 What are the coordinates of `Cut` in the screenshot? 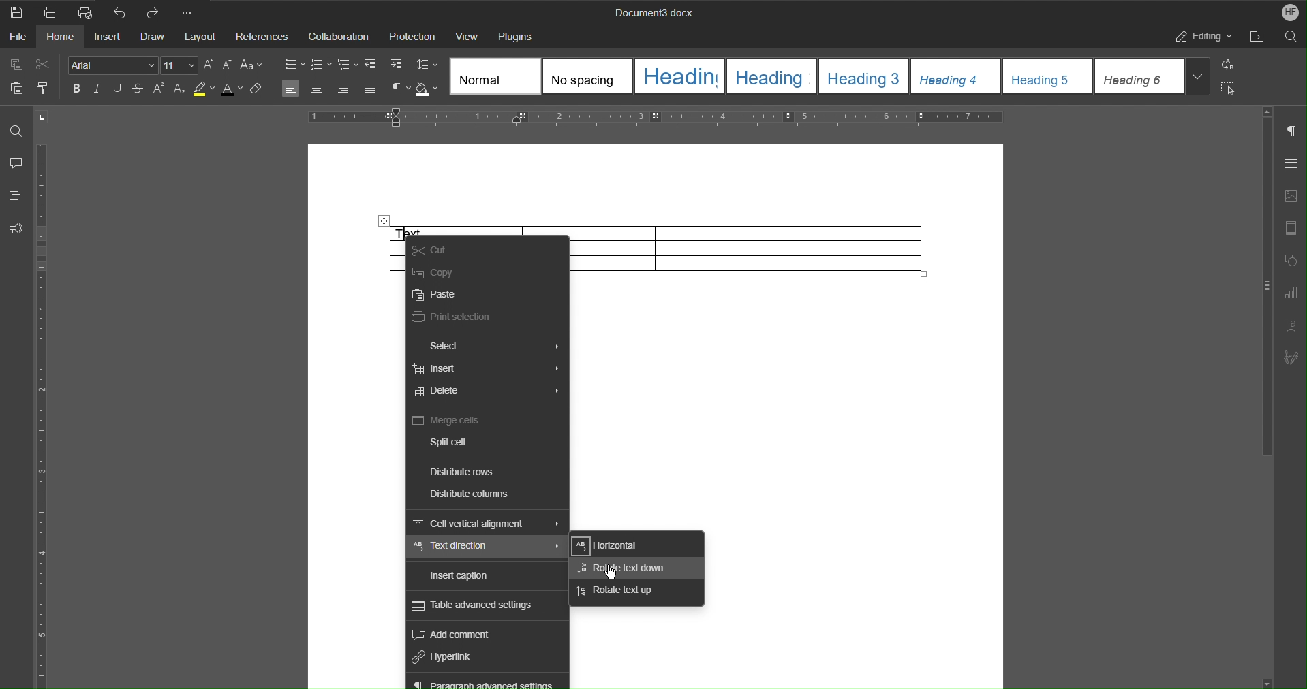 It's located at (42, 65).